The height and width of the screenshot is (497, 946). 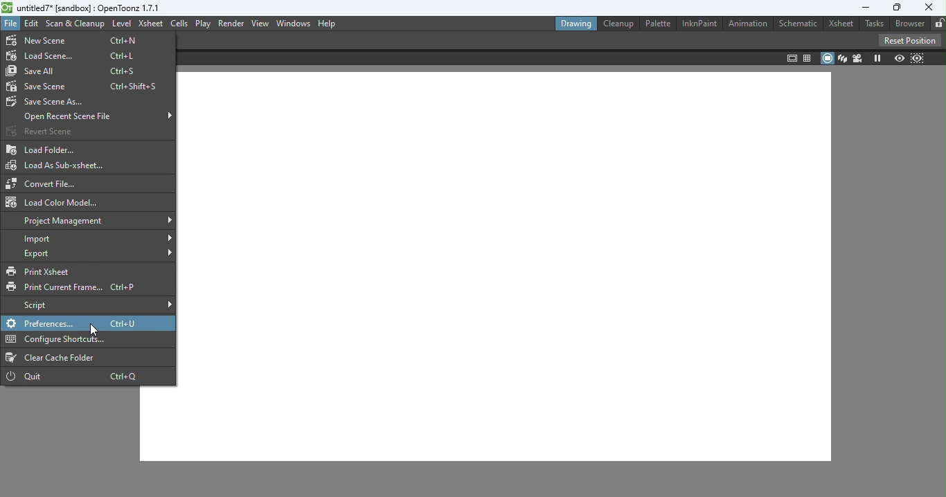 I want to click on View, so click(x=259, y=24).